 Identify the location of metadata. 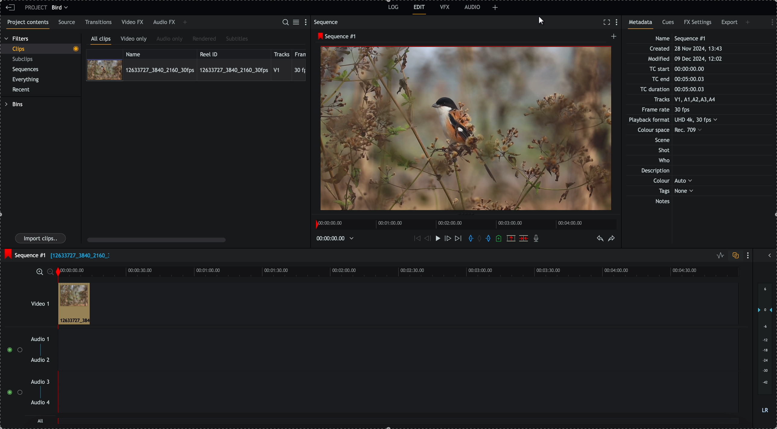
(642, 24).